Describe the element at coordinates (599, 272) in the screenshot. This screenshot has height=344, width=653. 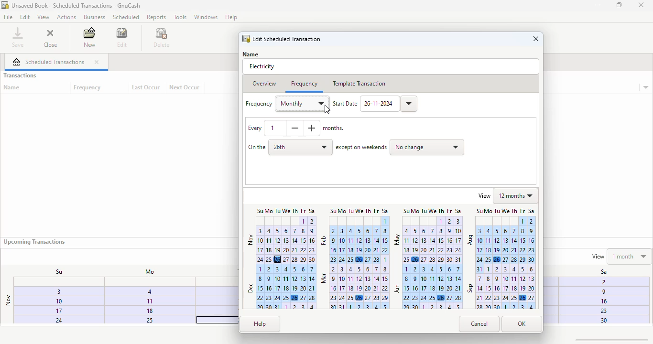
I see `Sa` at that location.